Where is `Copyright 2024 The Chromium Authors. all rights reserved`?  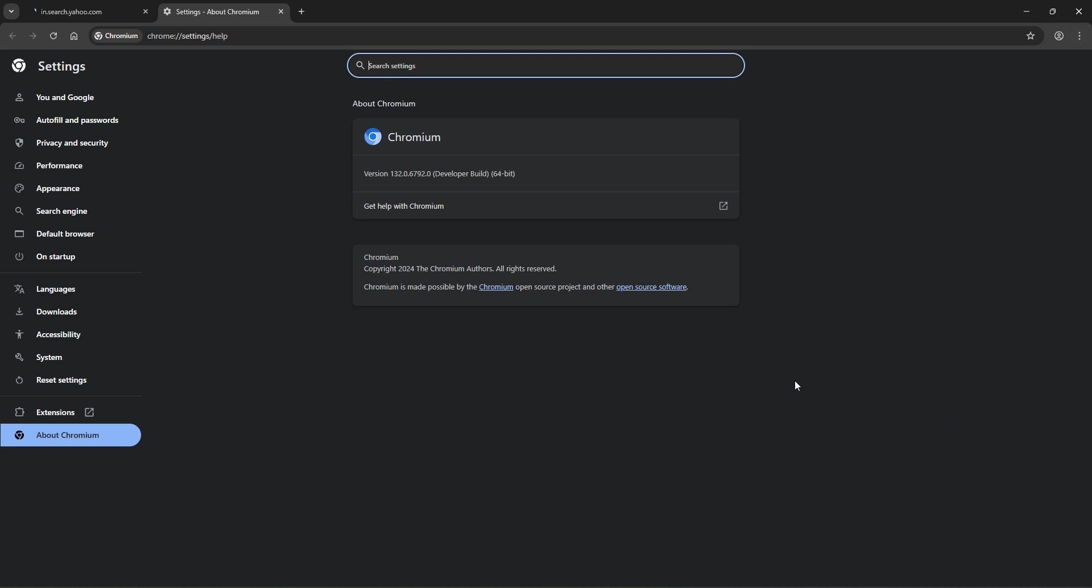 Copyright 2024 The Chromium Authors. all rights reserved is located at coordinates (462, 270).